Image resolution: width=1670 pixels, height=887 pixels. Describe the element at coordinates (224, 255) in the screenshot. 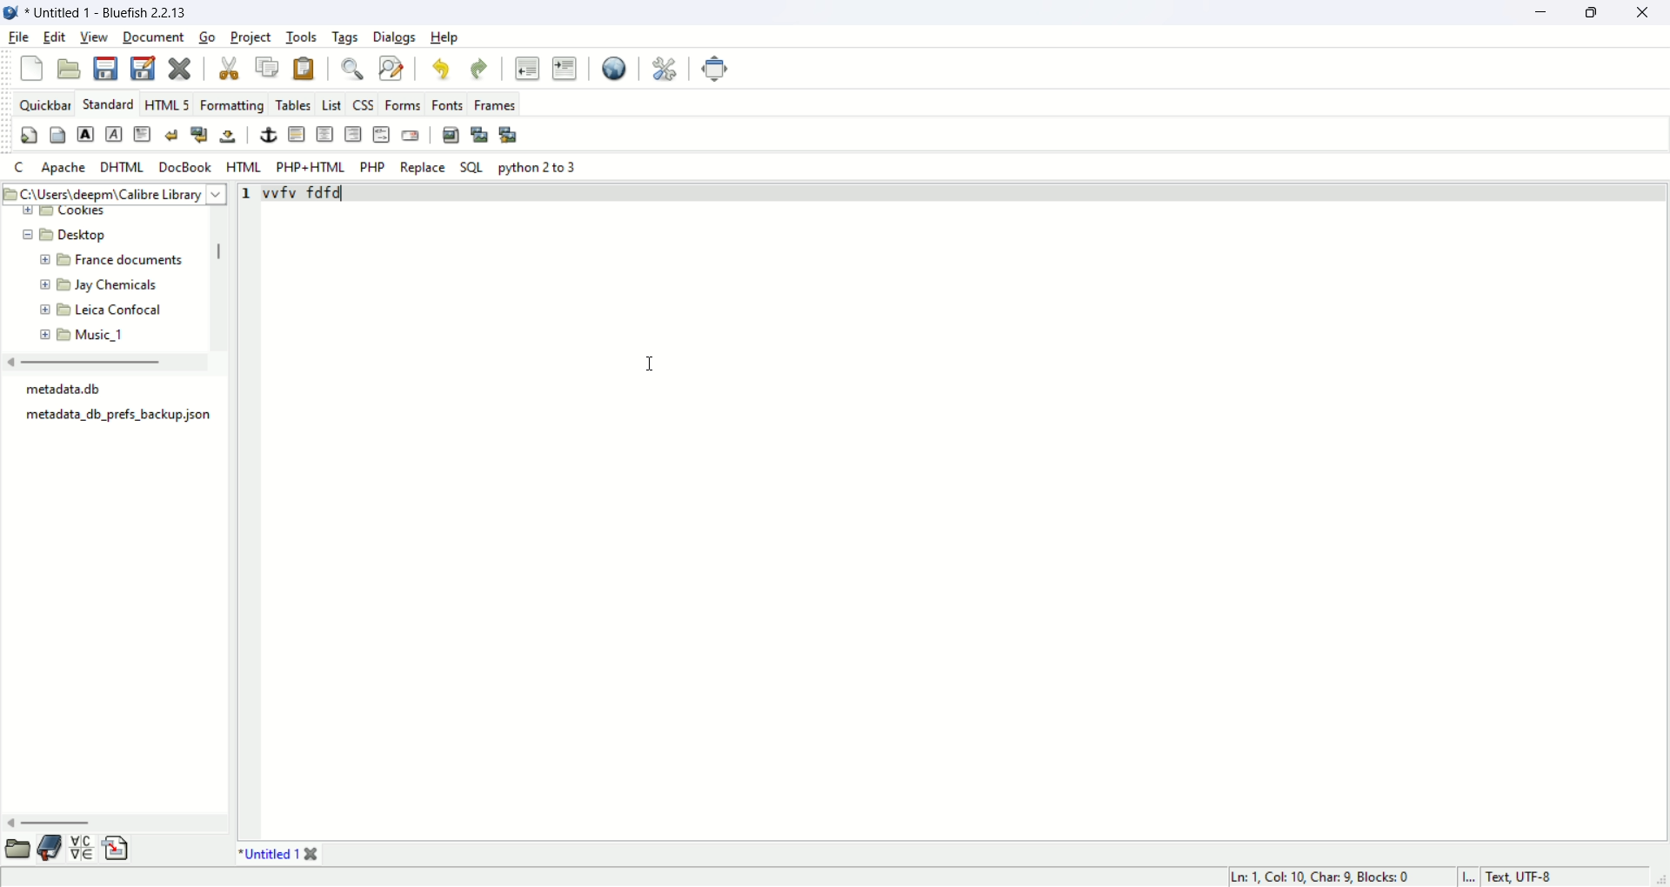

I see `vertical scroll bar` at that location.